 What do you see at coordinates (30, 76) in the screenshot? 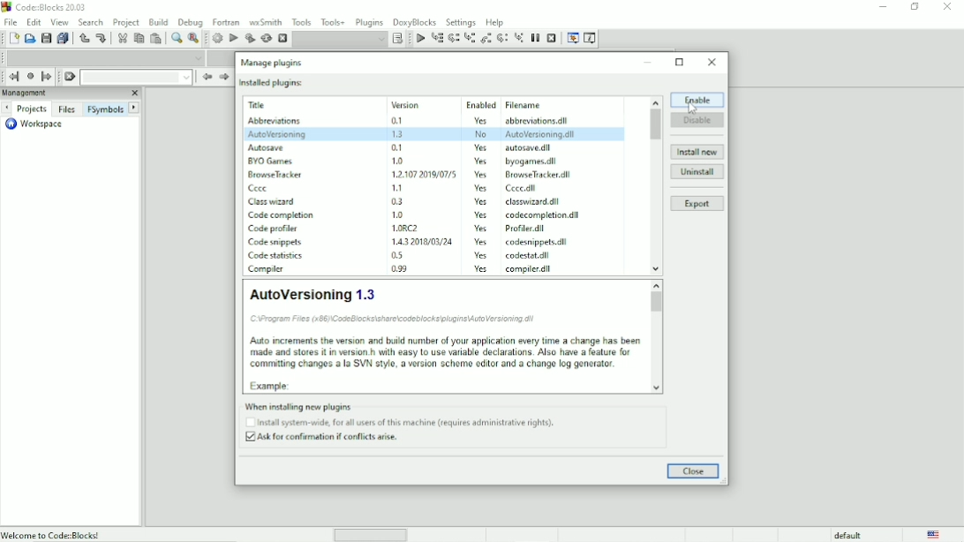
I see `Last jump` at bounding box center [30, 76].